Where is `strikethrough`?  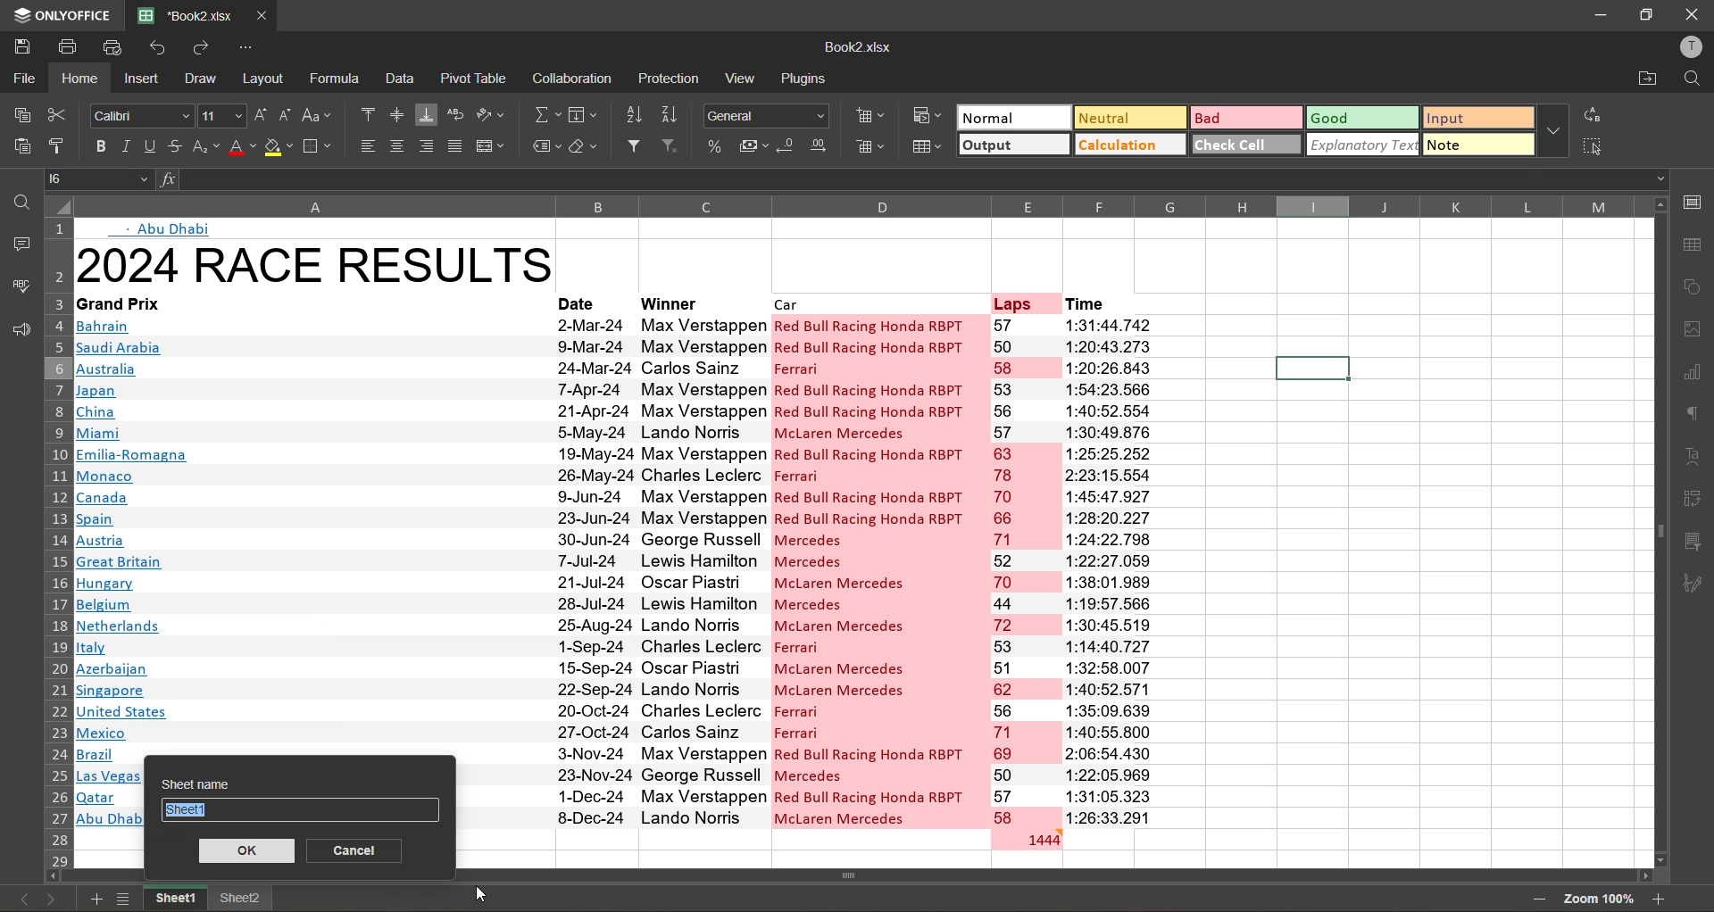 strikethrough is located at coordinates (171, 146).